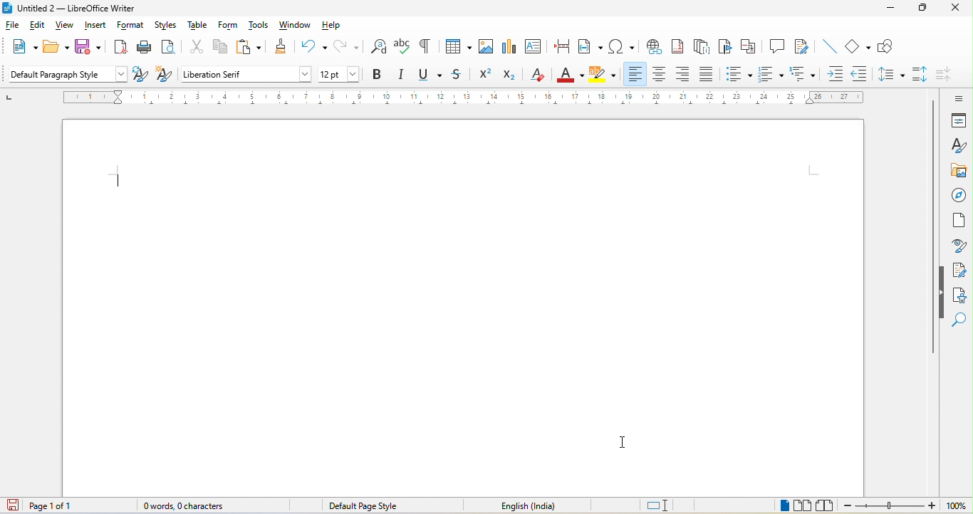  What do you see at coordinates (862, 74) in the screenshot?
I see `decrease indent` at bounding box center [862, 74].